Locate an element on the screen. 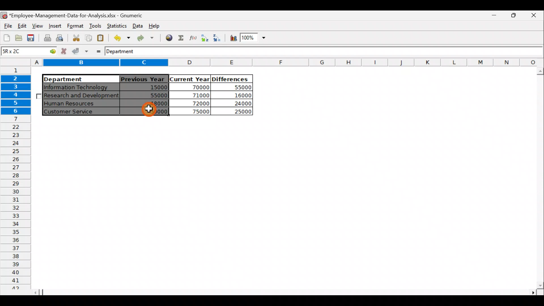  Current Year is located at coordinates (189, 78).